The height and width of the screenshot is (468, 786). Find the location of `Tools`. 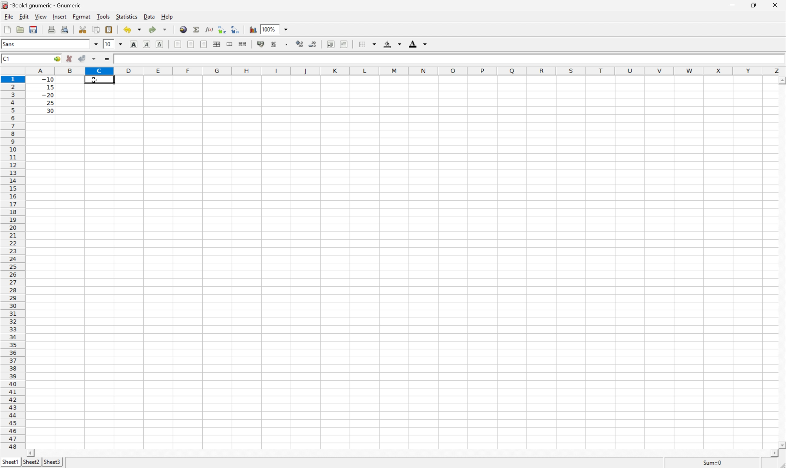

Tools is located at coordinates (104, 16).